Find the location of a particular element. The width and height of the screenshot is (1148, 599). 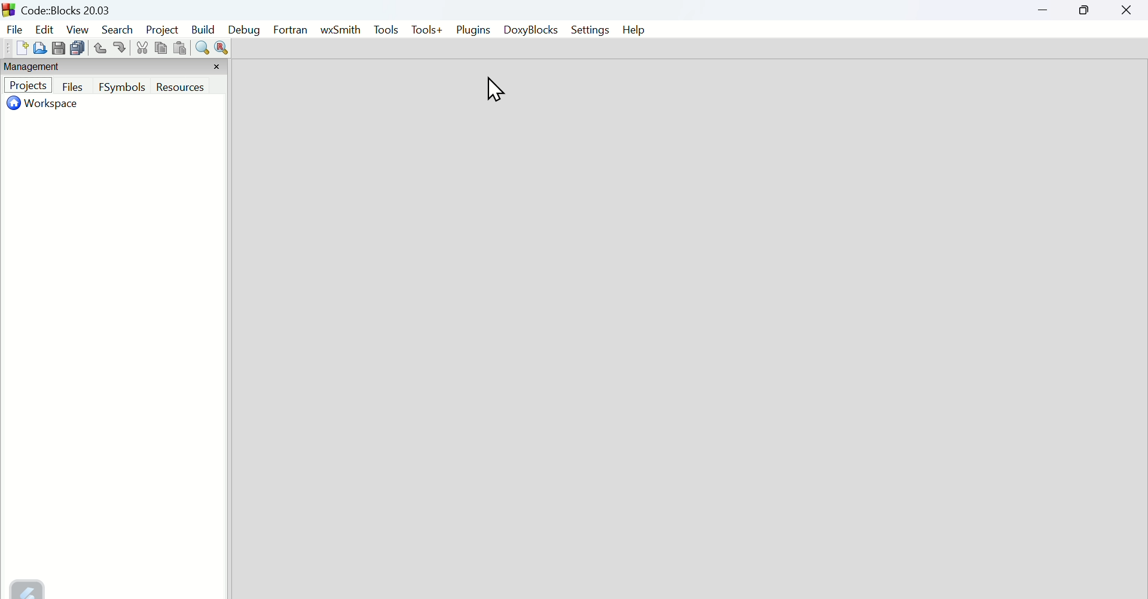

Tools+ is located at coordinates (427, 30).